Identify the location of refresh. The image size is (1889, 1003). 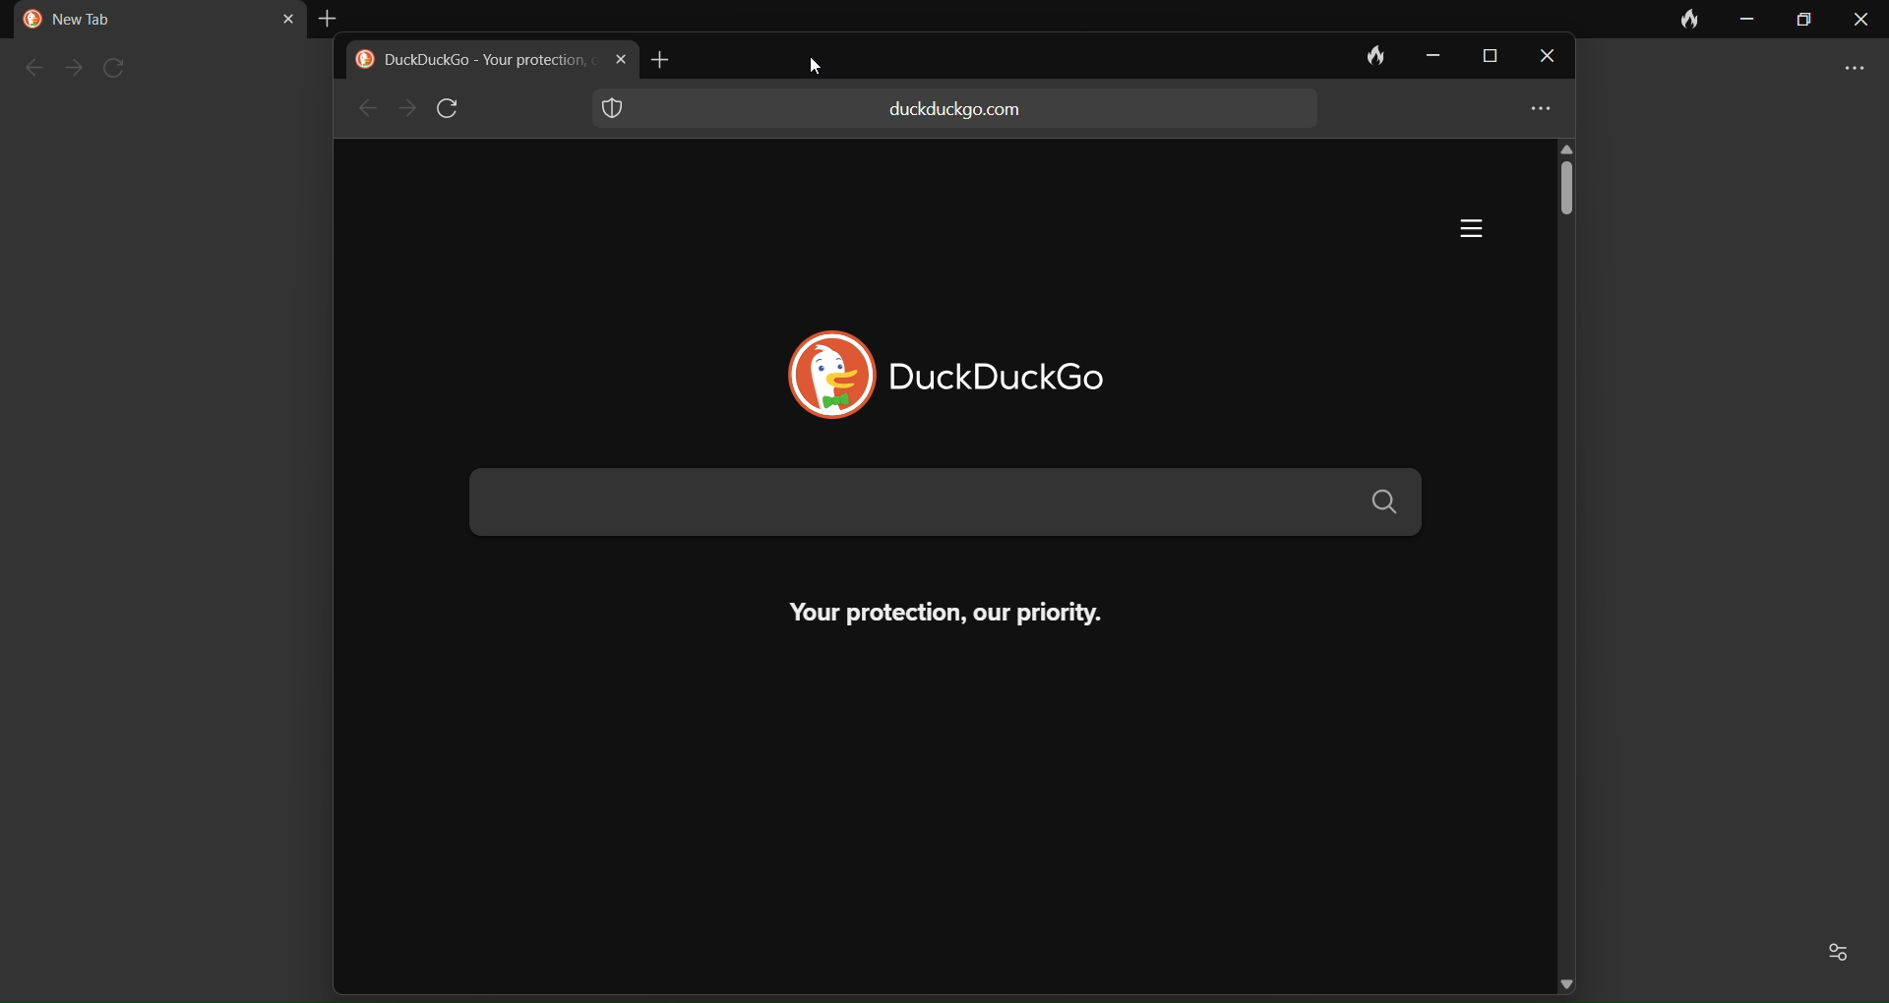
(120, 67).